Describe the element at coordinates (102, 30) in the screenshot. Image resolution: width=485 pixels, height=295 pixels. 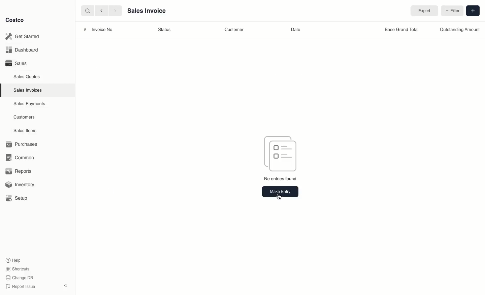
I see `Invoice No` at that location.